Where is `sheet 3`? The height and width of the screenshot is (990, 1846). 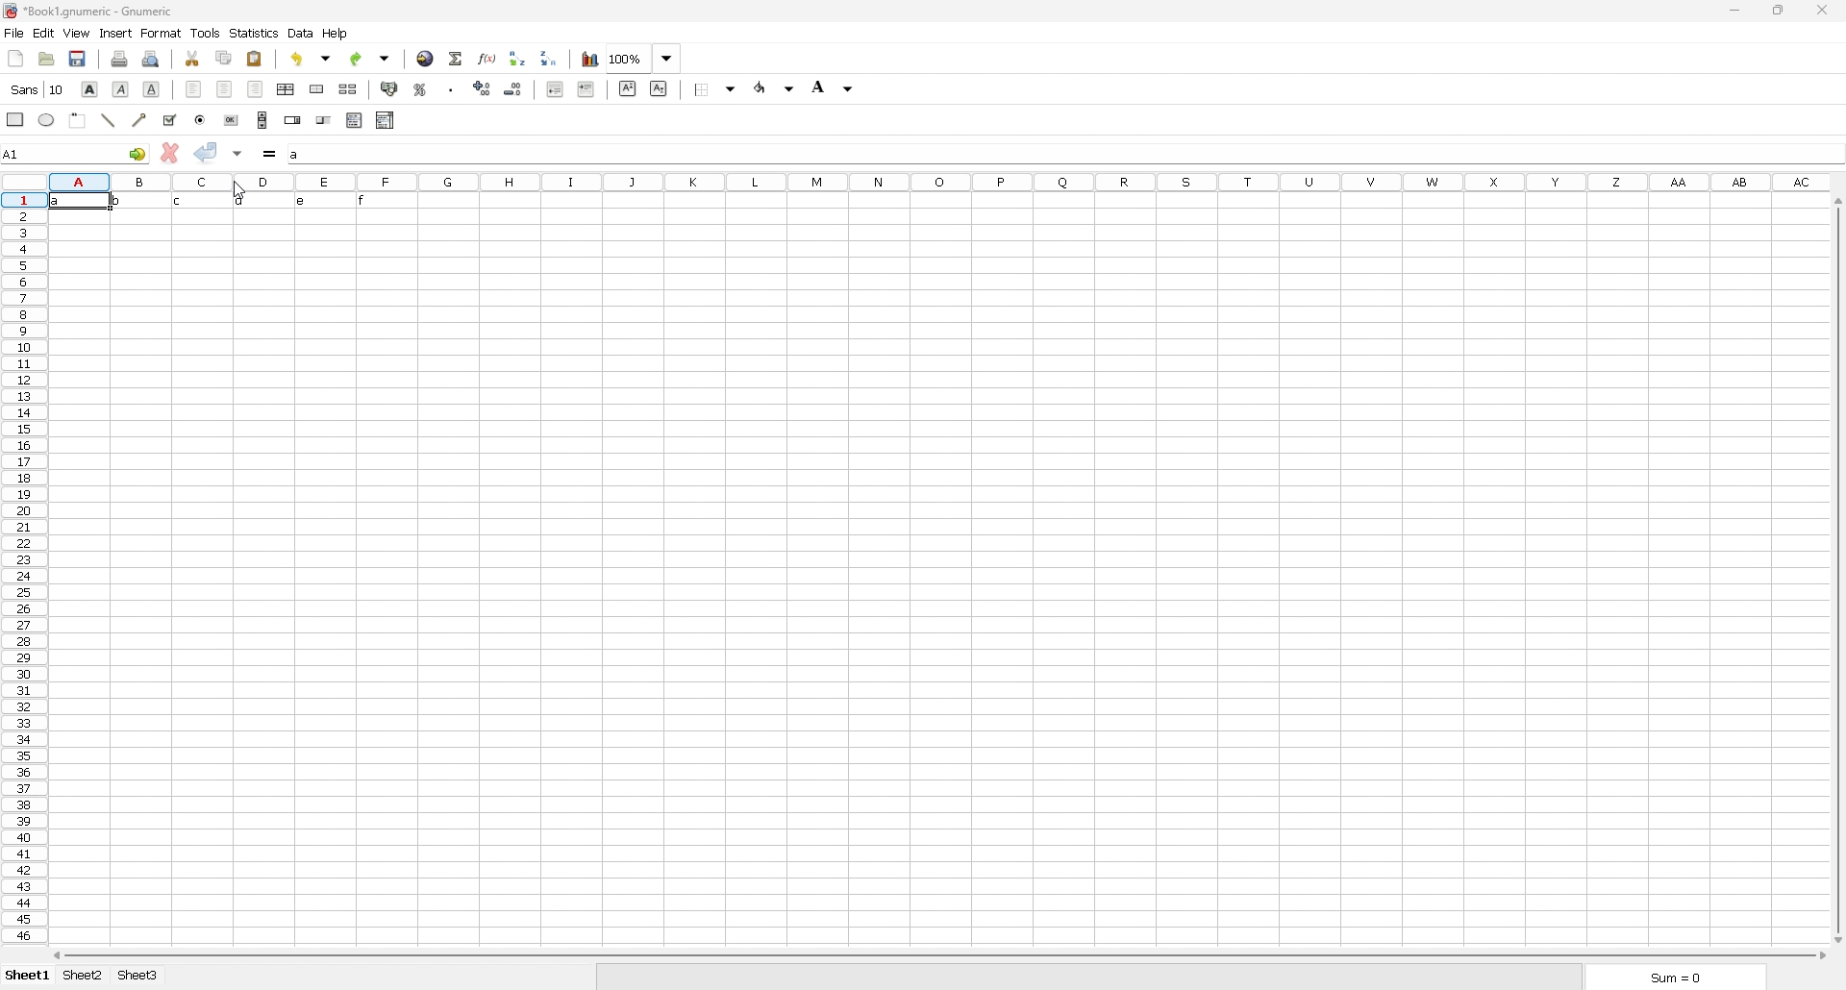 sheet 3 is located at coordinates (137, 976).